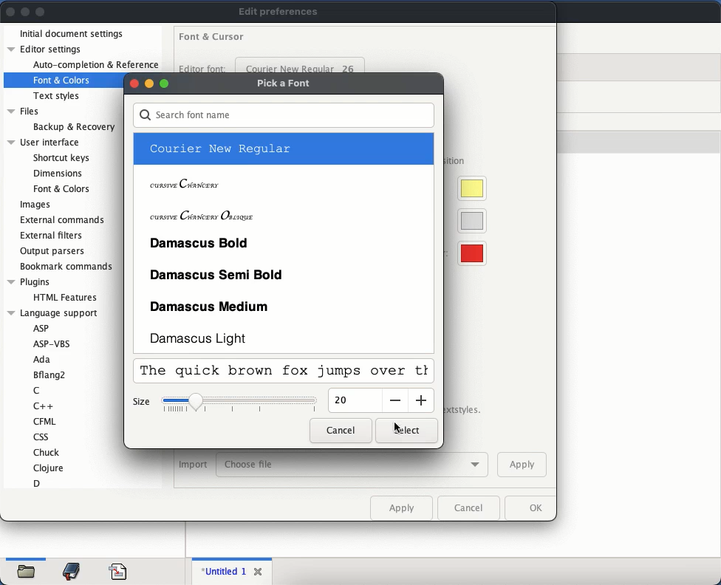  I want to click on Shortcut keys, so click(61, 157).